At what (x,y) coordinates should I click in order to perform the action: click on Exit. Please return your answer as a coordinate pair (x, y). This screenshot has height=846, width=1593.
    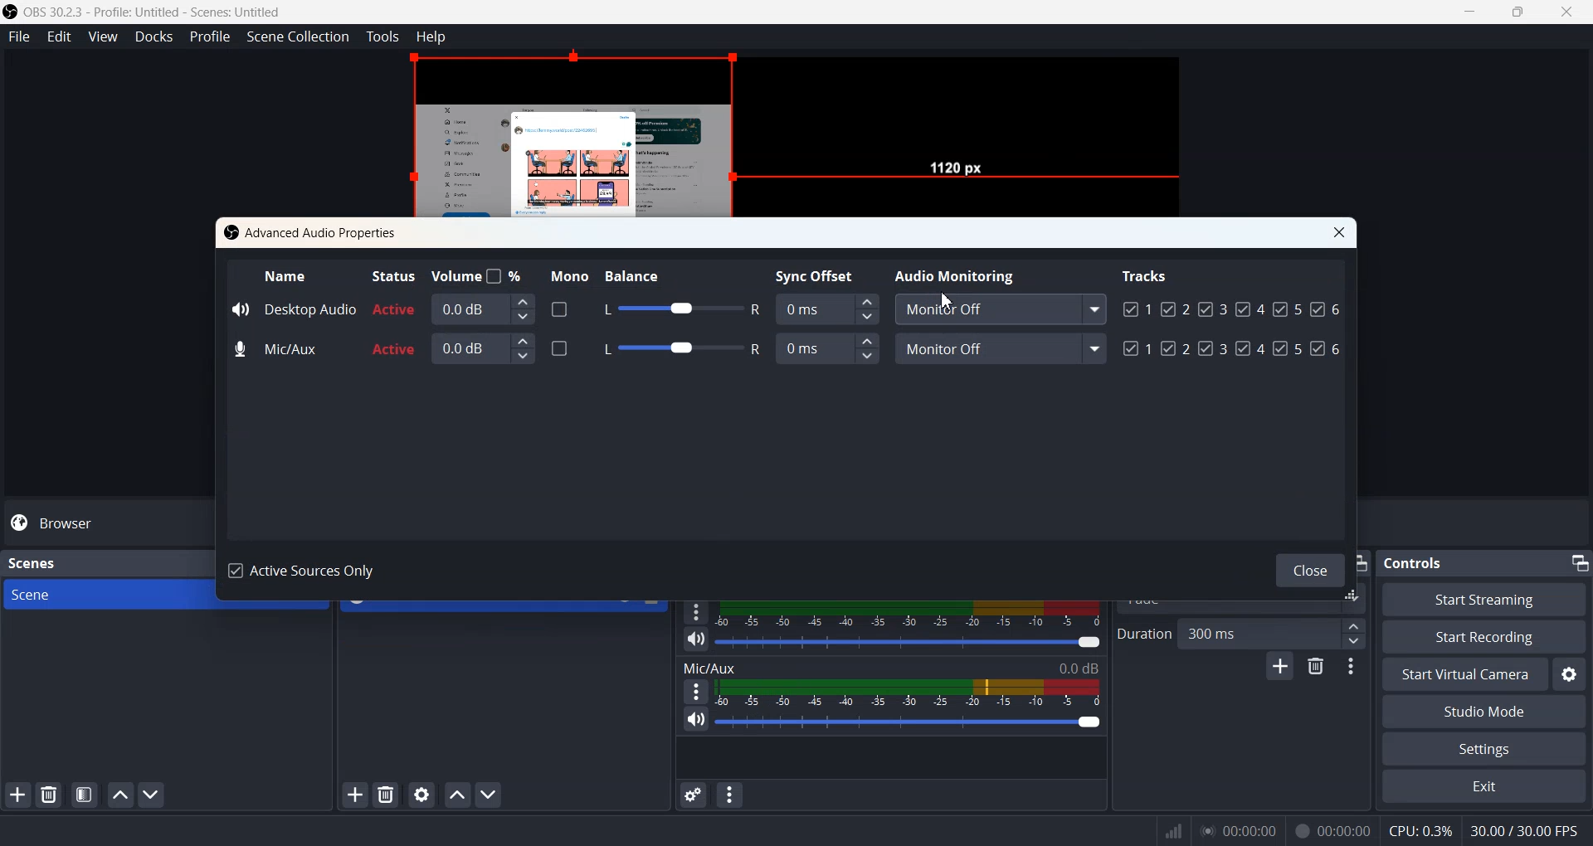
    Looking at the image, I should click on (1483, 788).